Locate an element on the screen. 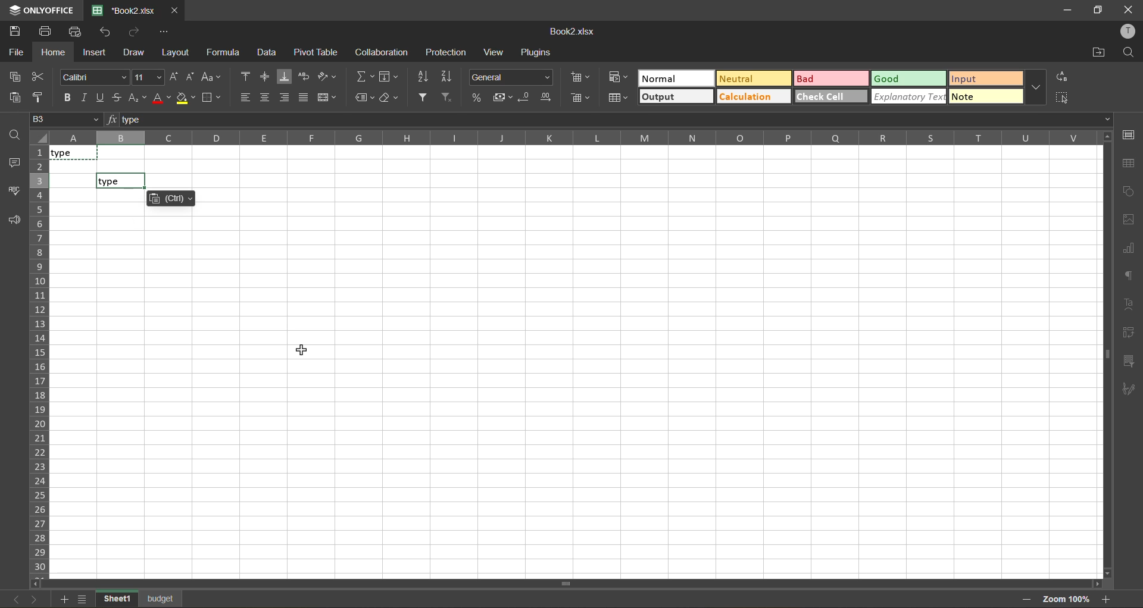  align bottom is located at coordinates (283, 76).